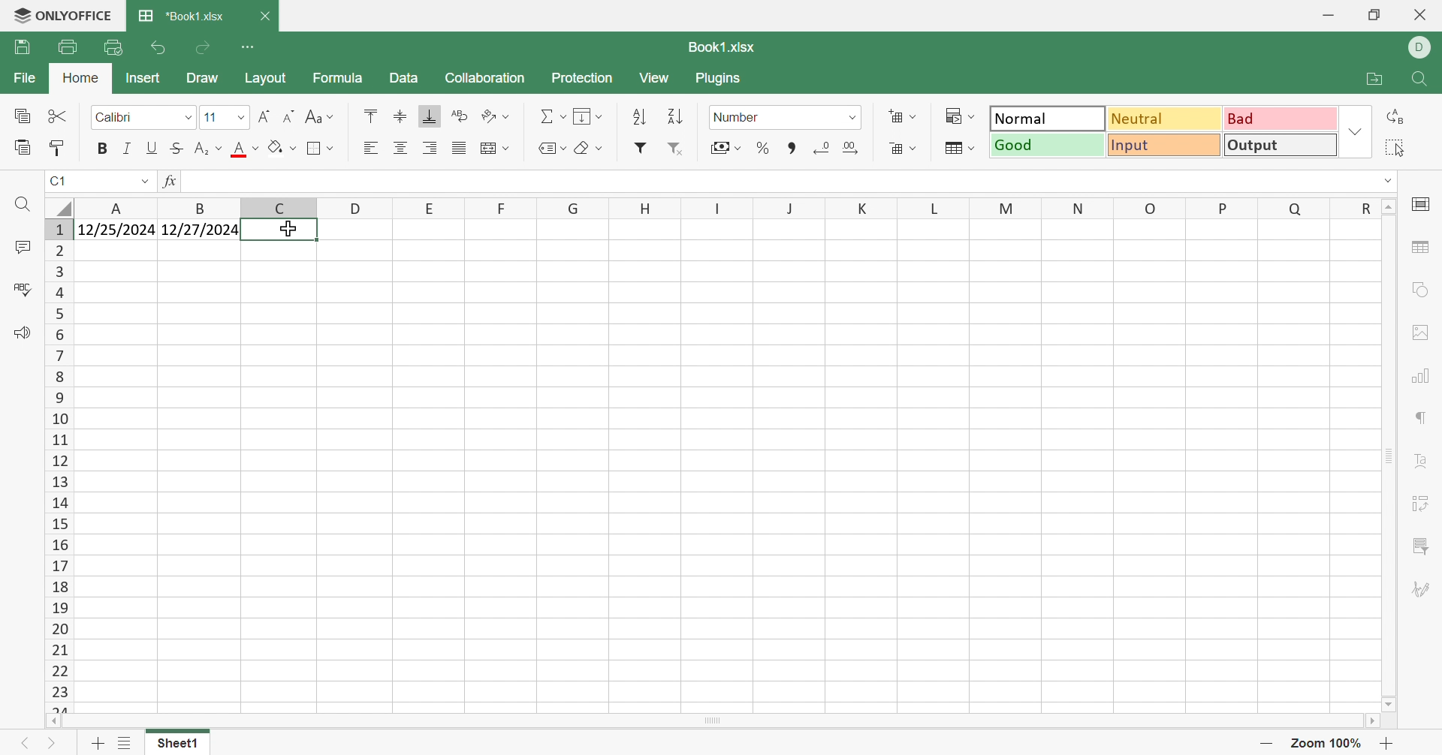  Describe the element at coordinates (1368, 721) in the screenshot. I see `Scroll Right` at that location.